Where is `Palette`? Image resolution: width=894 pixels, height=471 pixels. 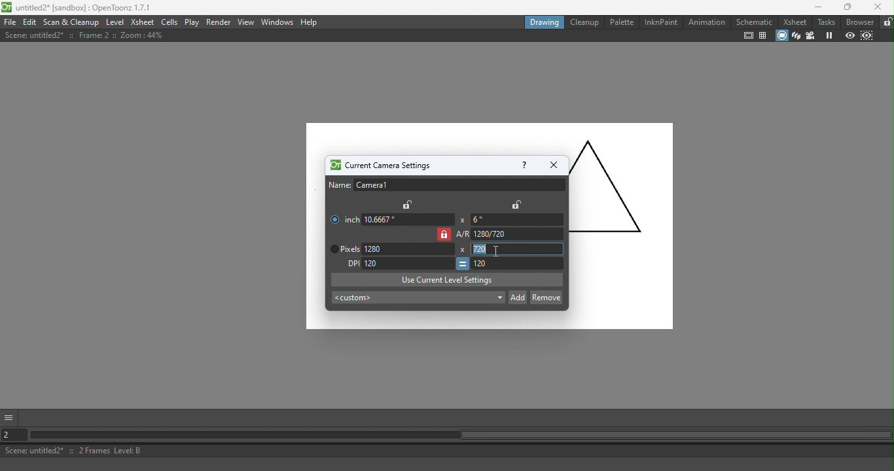 Palette is located at coordinates (620, 22).